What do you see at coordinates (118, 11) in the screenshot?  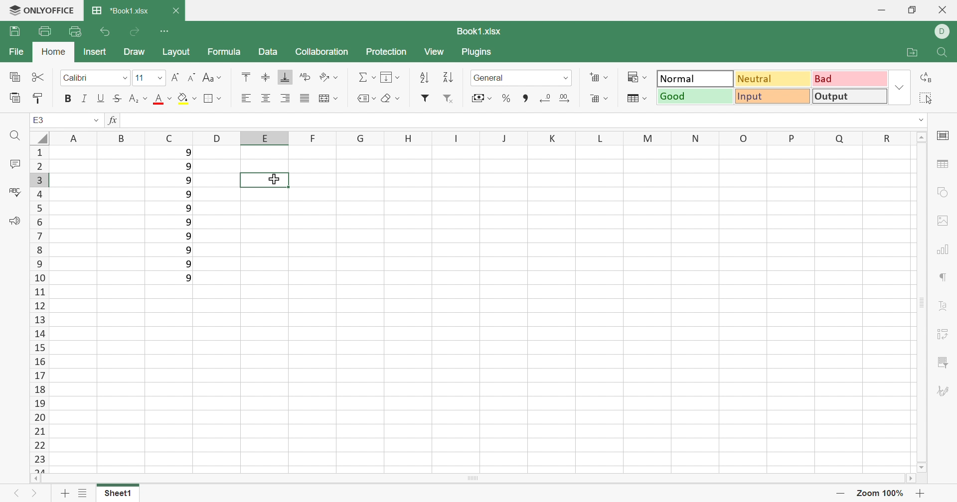 I see `*Book1.xlsx` at bounding box center [118, 11].